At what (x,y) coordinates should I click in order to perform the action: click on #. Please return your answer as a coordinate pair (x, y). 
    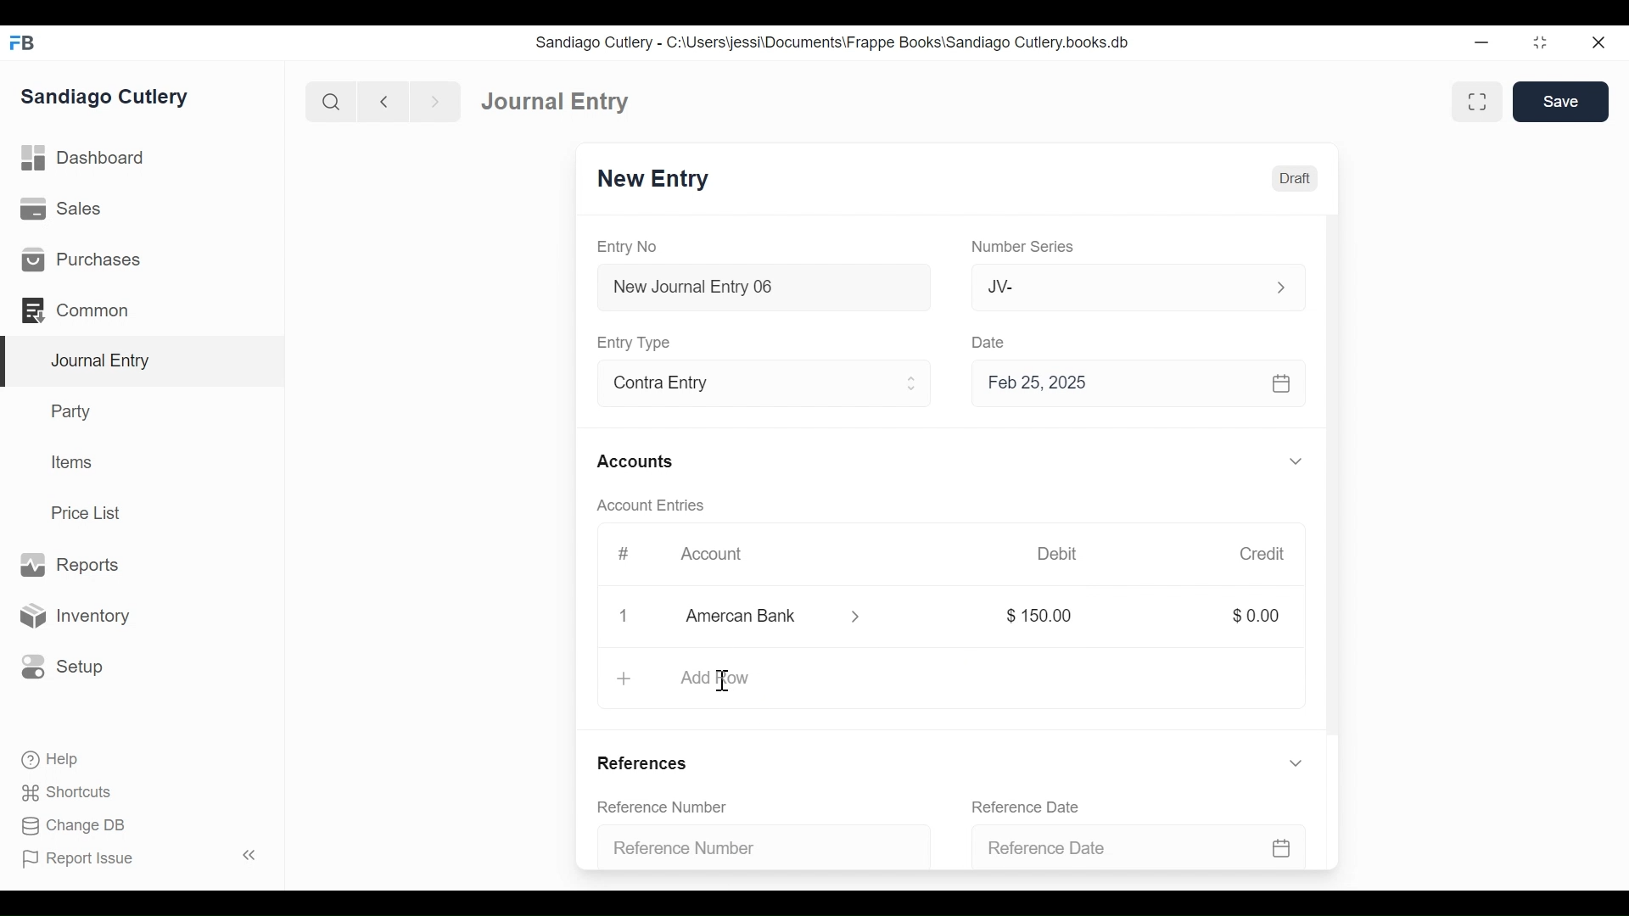
    Looking at the image, I should click on (623, 554).